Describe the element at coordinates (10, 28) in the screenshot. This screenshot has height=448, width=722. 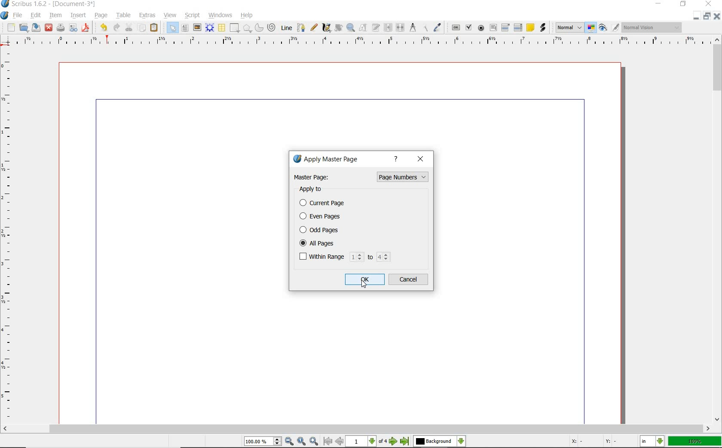
I see `new` at that location.